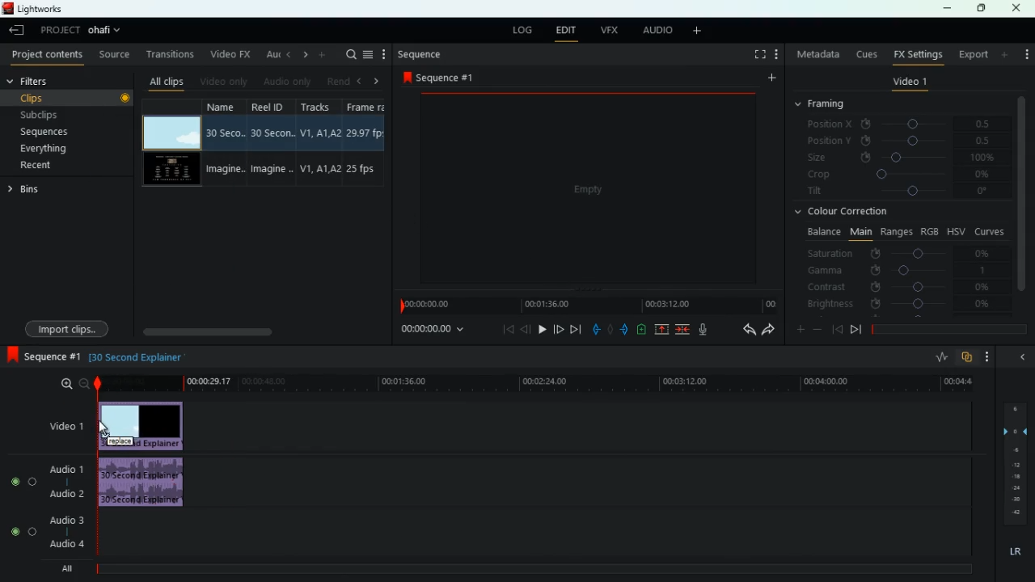  What do you see at coordinates (377, 82) in the screenshot?
I see `right` at bounding box center [377, 82].